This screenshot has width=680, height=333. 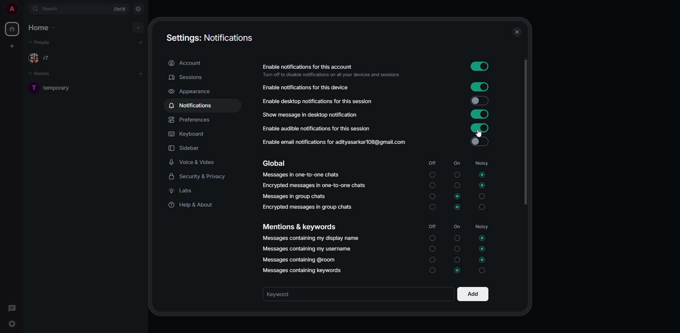 I want to click on On Unselected, so click(x=457, y=175).